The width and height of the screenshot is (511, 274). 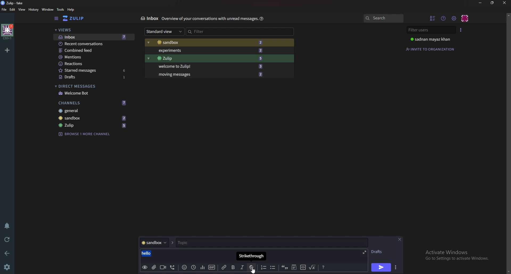 What do you see at coordinates (480, 3) in the screenshot?
I see `Minimize` at bounding box center [480, 3].